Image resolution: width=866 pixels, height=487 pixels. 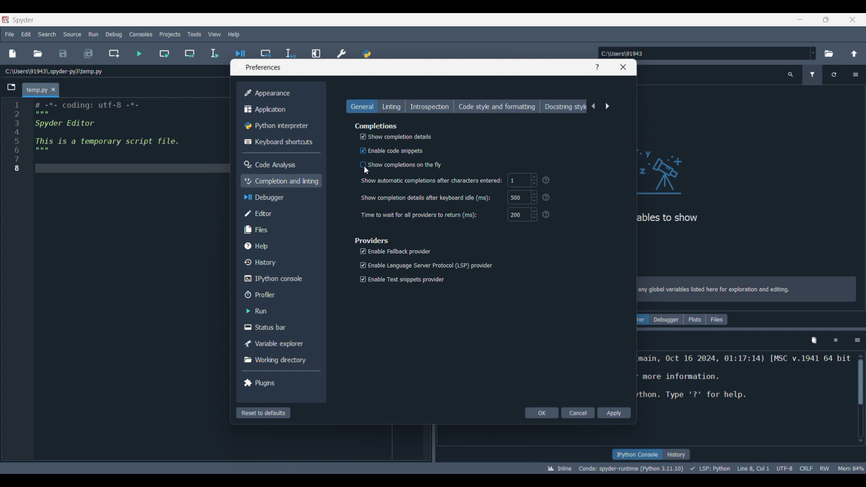 What do you see at coordinates (279, 142) in the screenshot?
I see `Keyboard shortcuts` at bounding box center [279, 142].